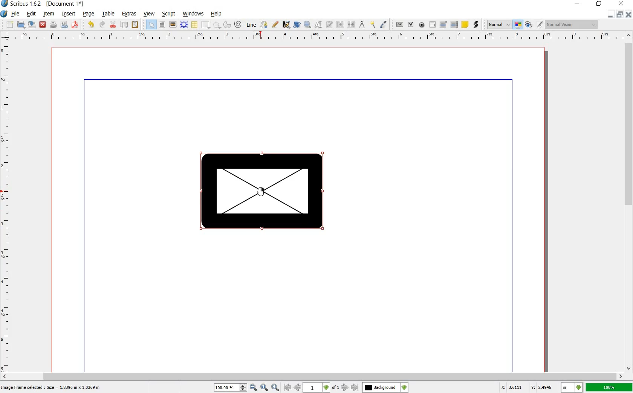 This screenshot has width=633, height=393. What do you see at coordinates (321, 387) in the screenshot?
I see `page number drop down box` at bounding box center [321, 387].